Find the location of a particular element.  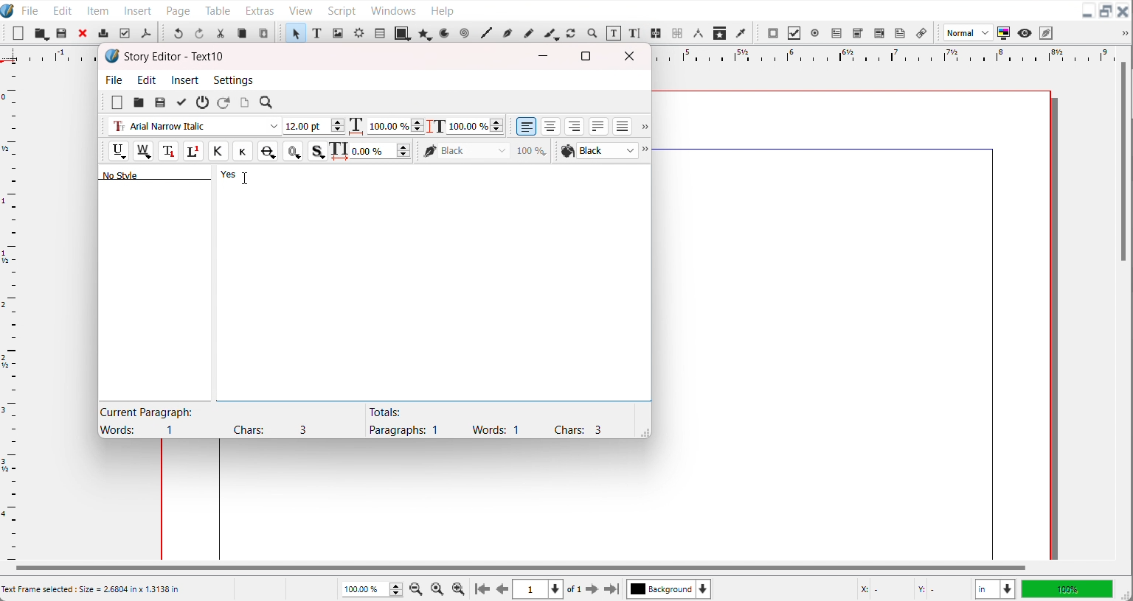

Close is located at coordinates (83, 32).